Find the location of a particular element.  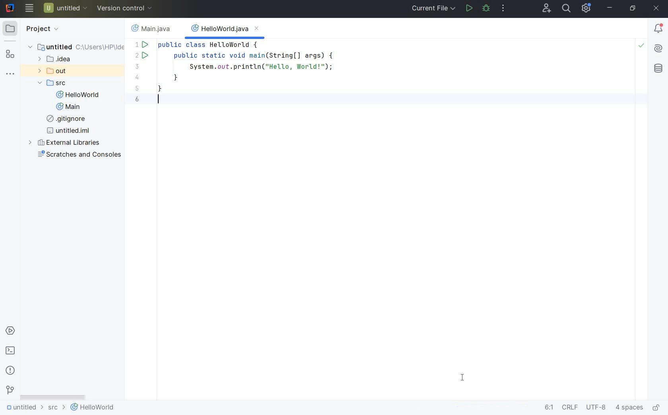

CURRENT FILE is located at coordinates (433, 9).